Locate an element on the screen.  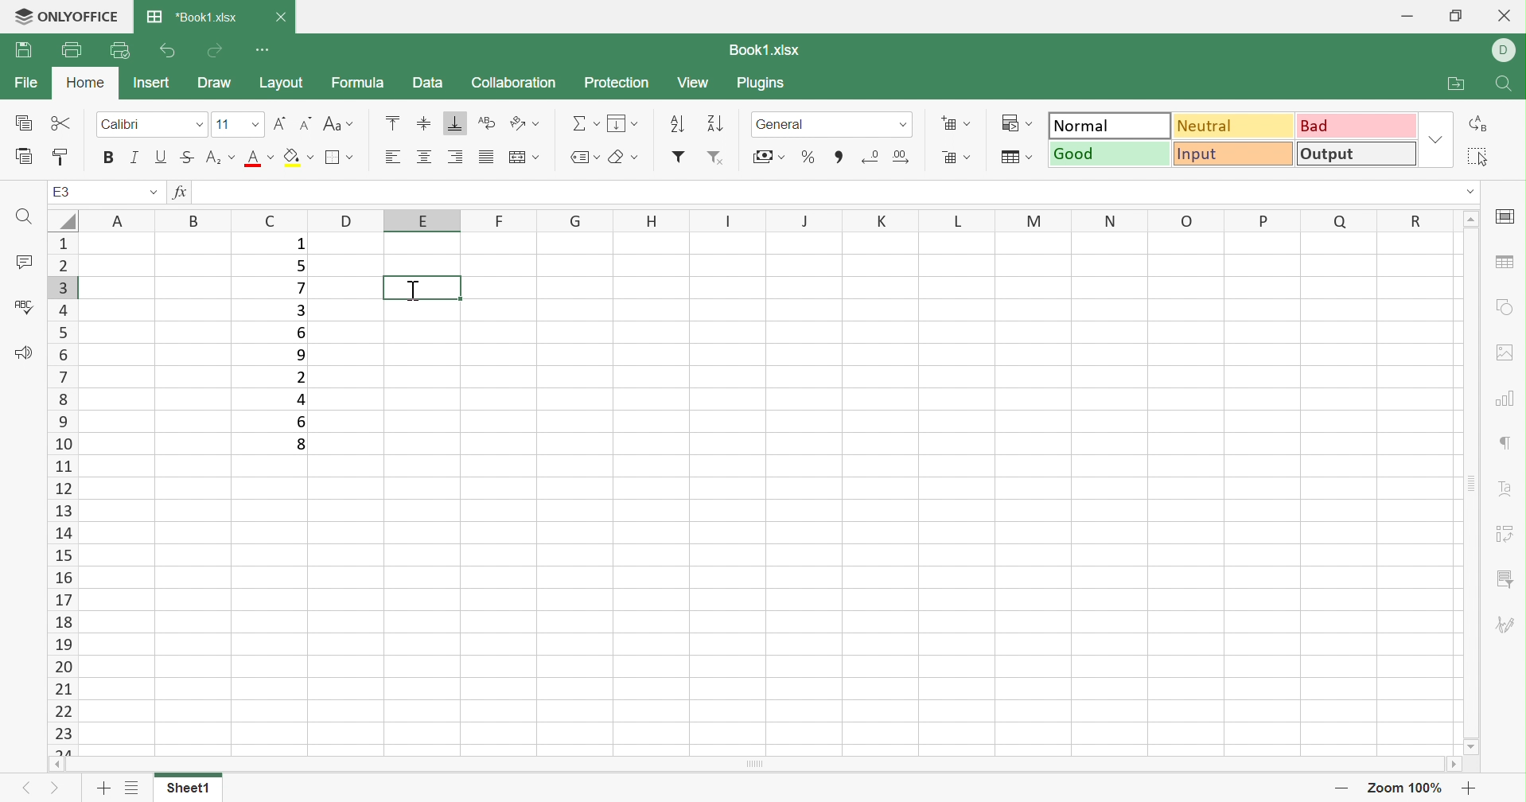
Formula is located at coordinates (364, 84).